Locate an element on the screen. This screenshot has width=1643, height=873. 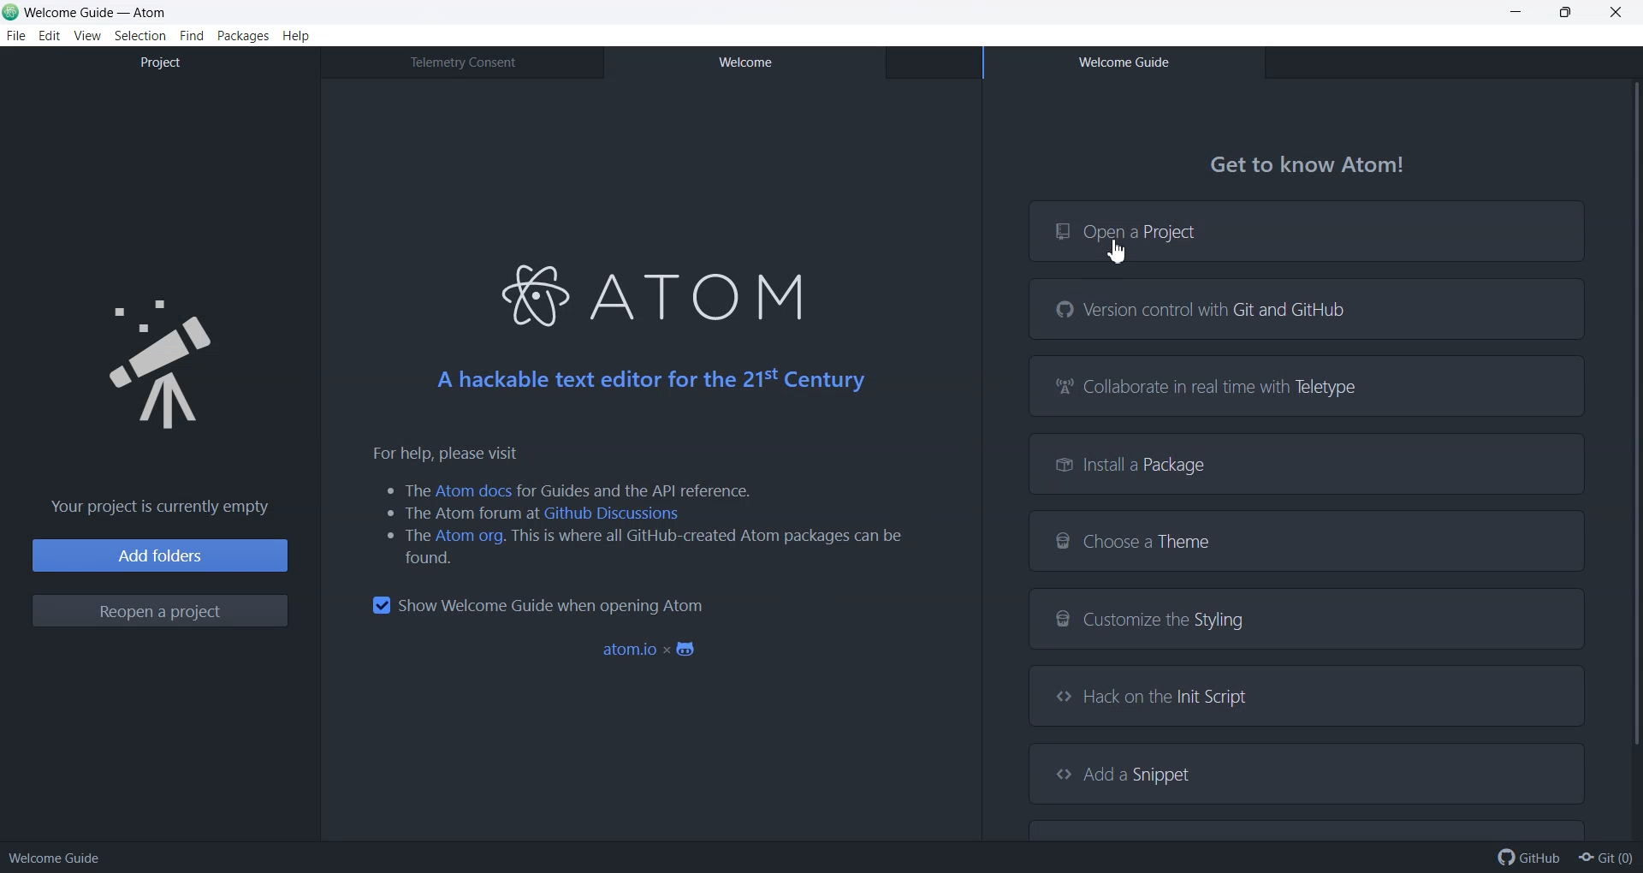
Add folders is located at coordinates (159, 555).